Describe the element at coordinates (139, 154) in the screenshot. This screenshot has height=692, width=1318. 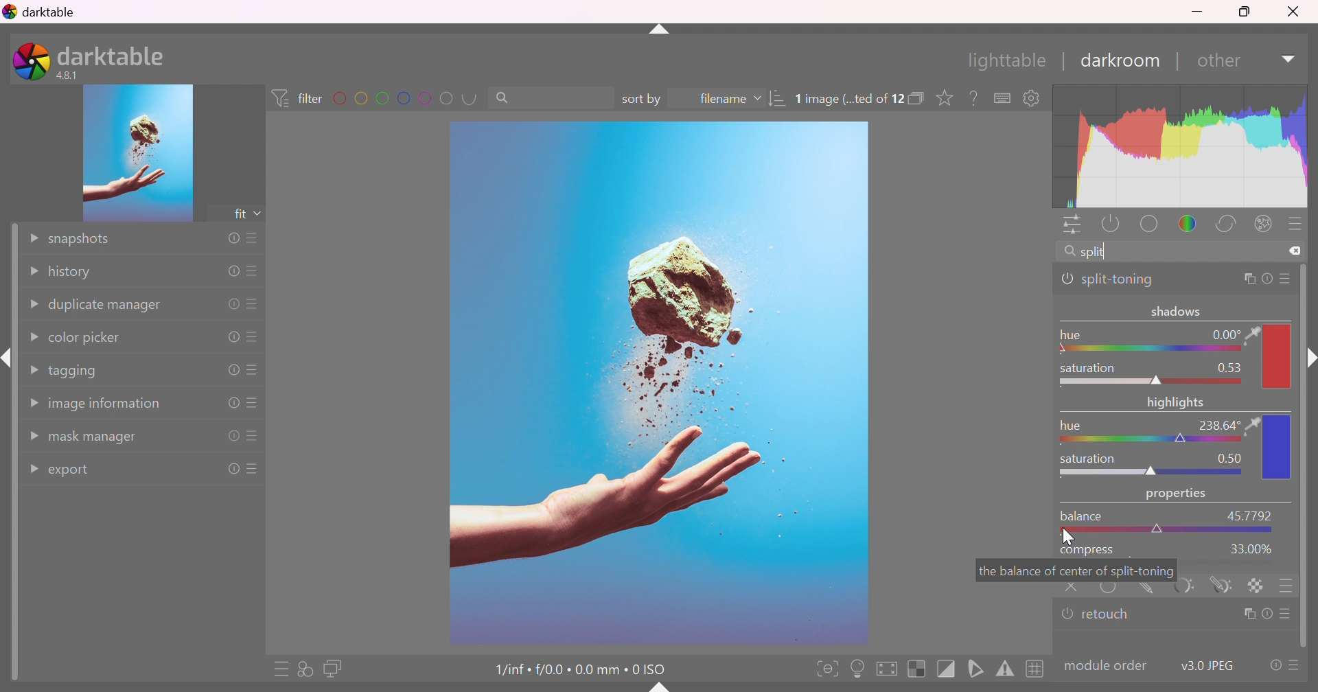
I see `image` at that location.